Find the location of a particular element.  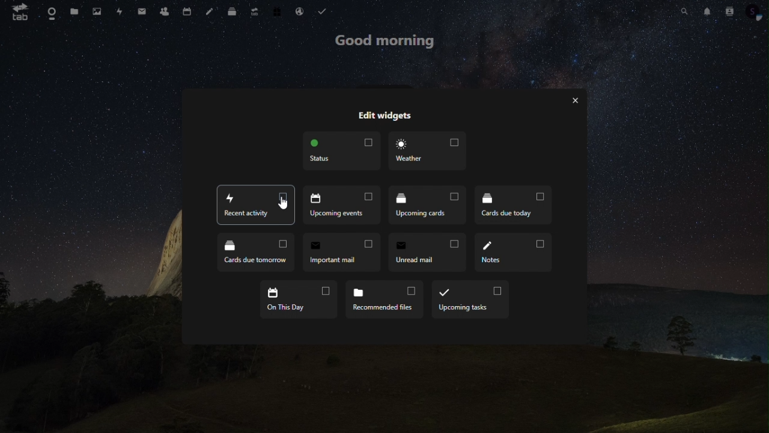

mail hosting is located at coordinates (302, 10).